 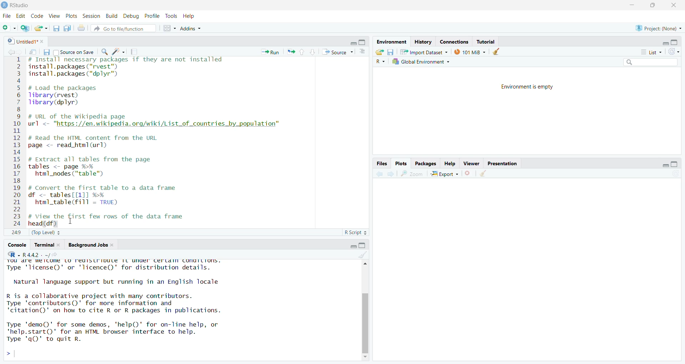 What do you see at coordinates (119, 304) in the screenshot?
I see `R is a collaborative project with many contributors.
Type 'contributors()' for more information and
"citation()' on how to cite R or R packages in publications.` at bounding box center [119, 304].